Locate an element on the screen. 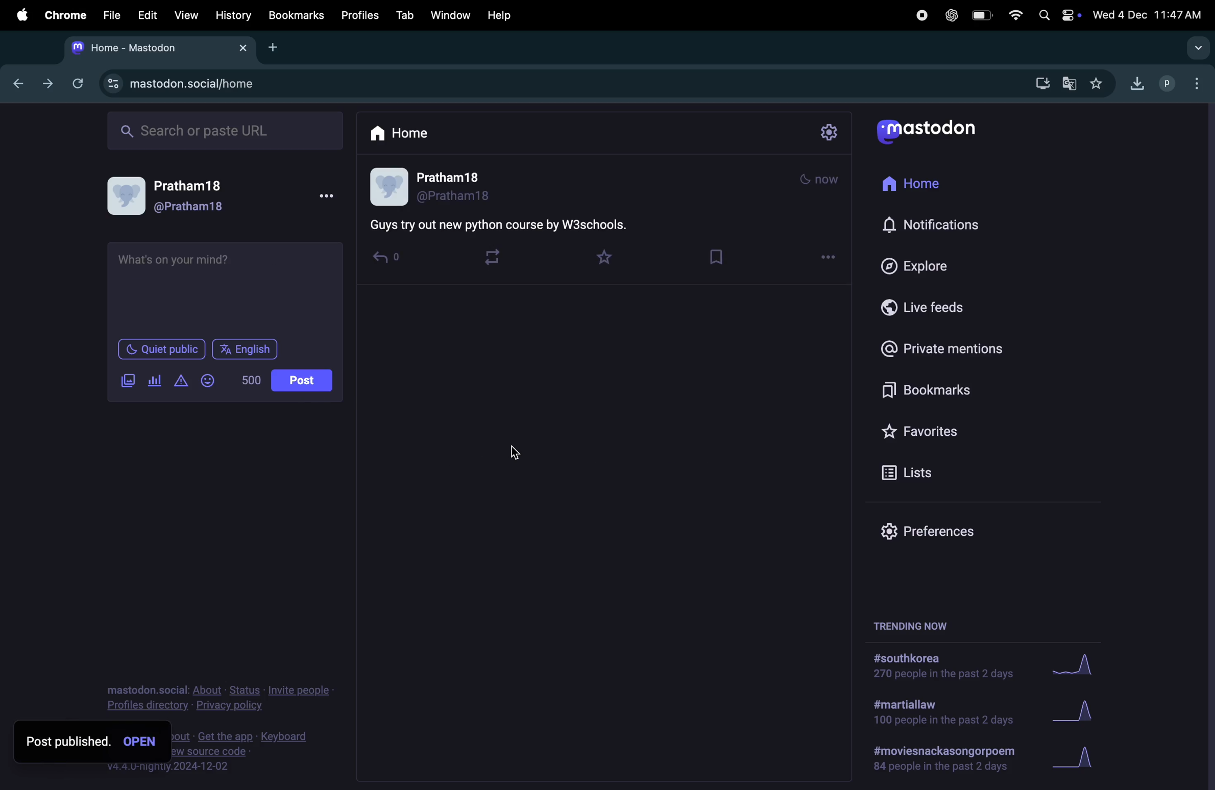 The width and height of the screenshot is (1215, 790). alert is located at coordinates (183, 380).